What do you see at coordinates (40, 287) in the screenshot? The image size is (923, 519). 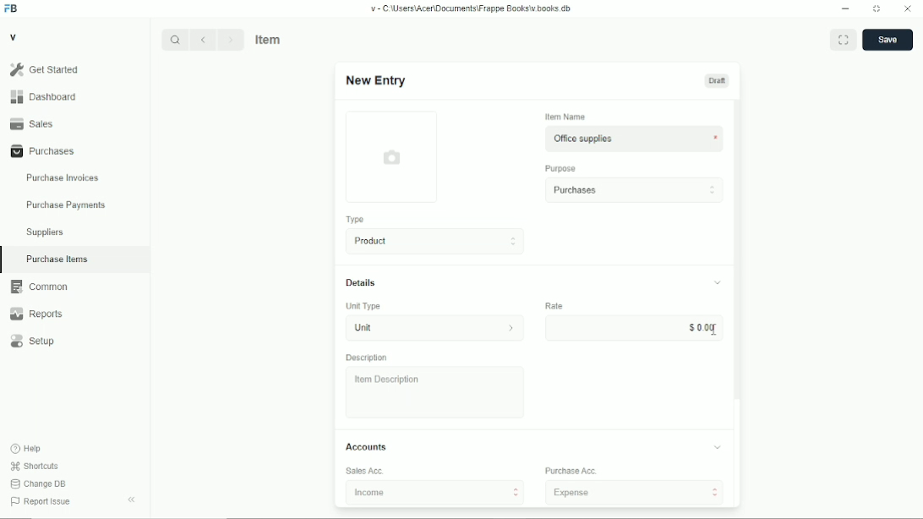 I see `common` at bounding box center [40, 287].